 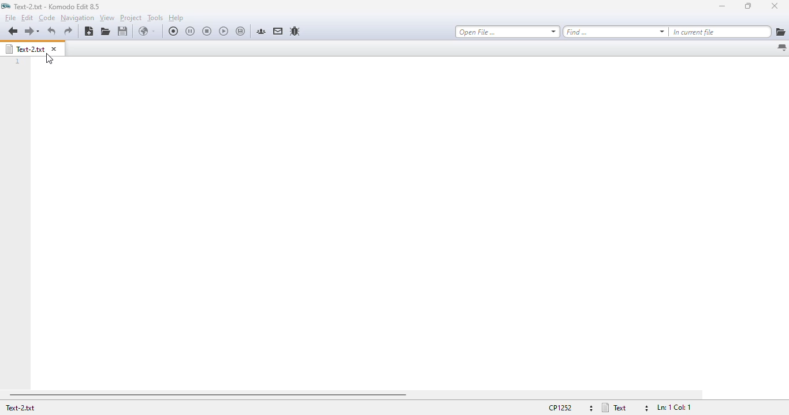 I want to click on komodo email lists, so click(x=278, y=31).